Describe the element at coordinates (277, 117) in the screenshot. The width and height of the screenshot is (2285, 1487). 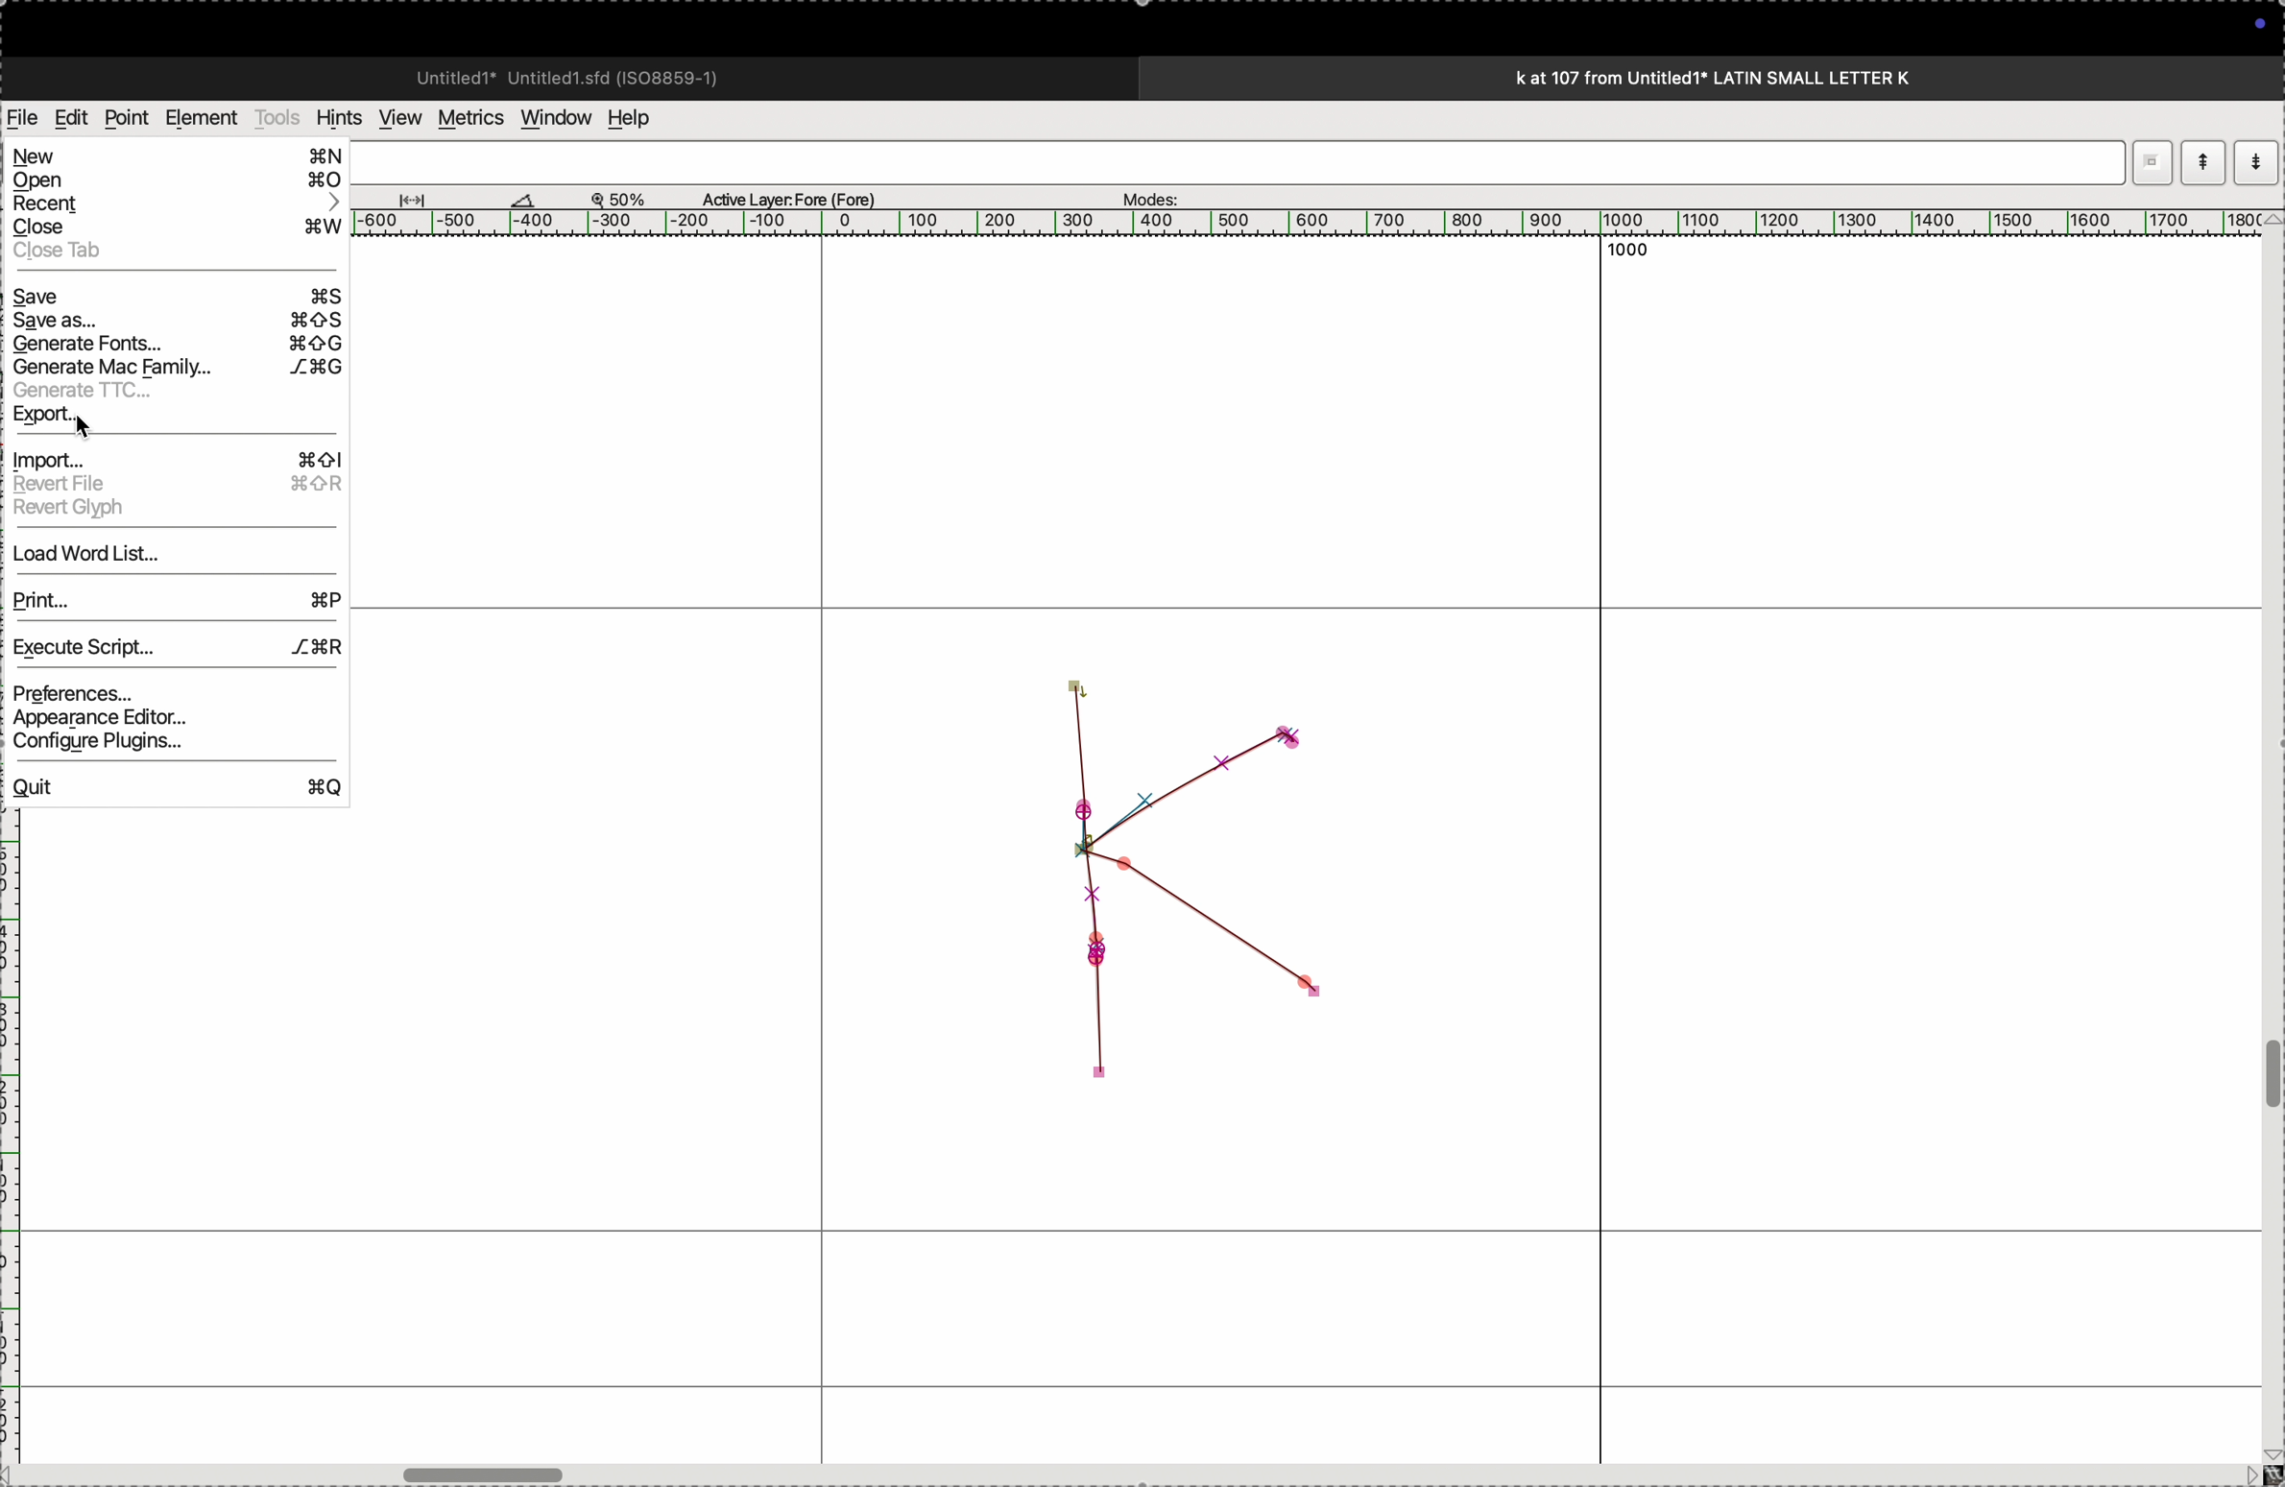
I see `tools` at that location.